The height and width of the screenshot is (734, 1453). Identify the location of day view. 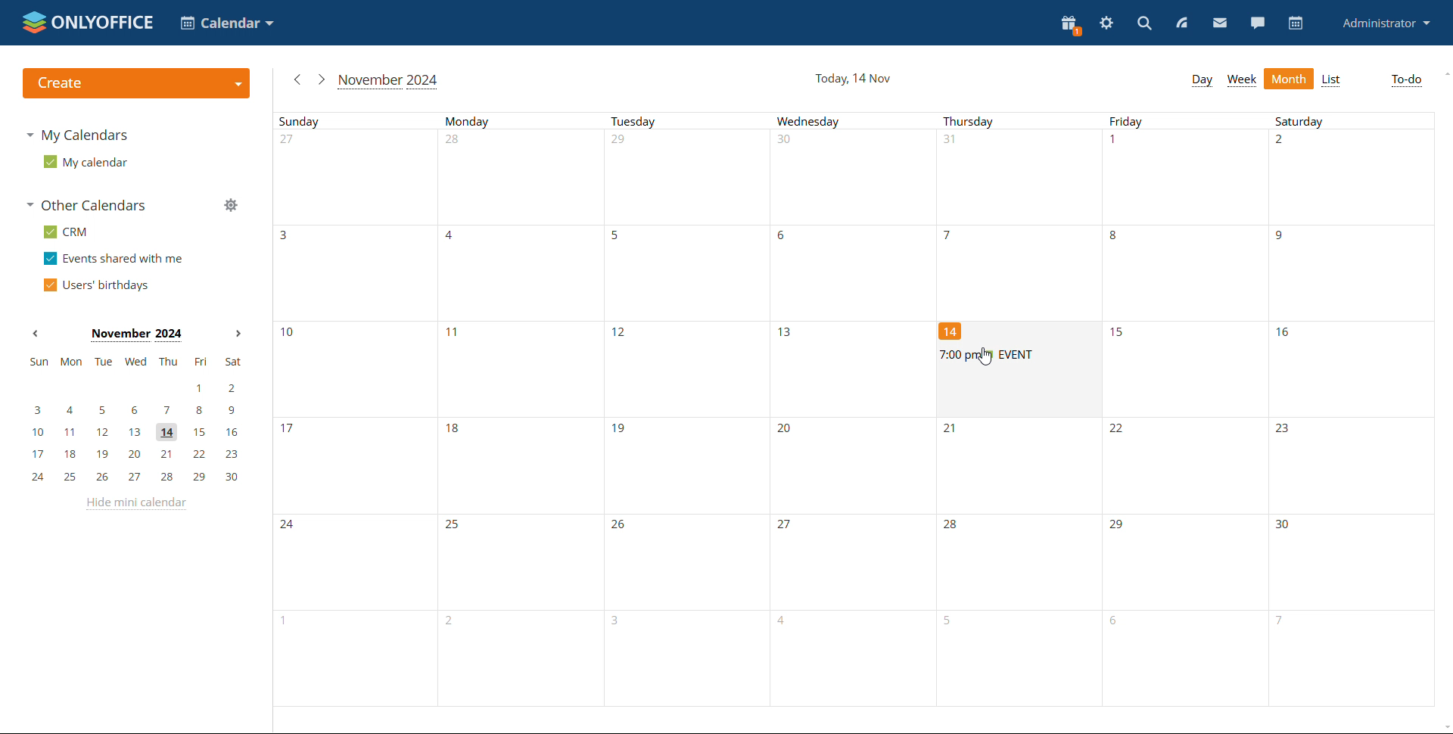
(1202, 80).